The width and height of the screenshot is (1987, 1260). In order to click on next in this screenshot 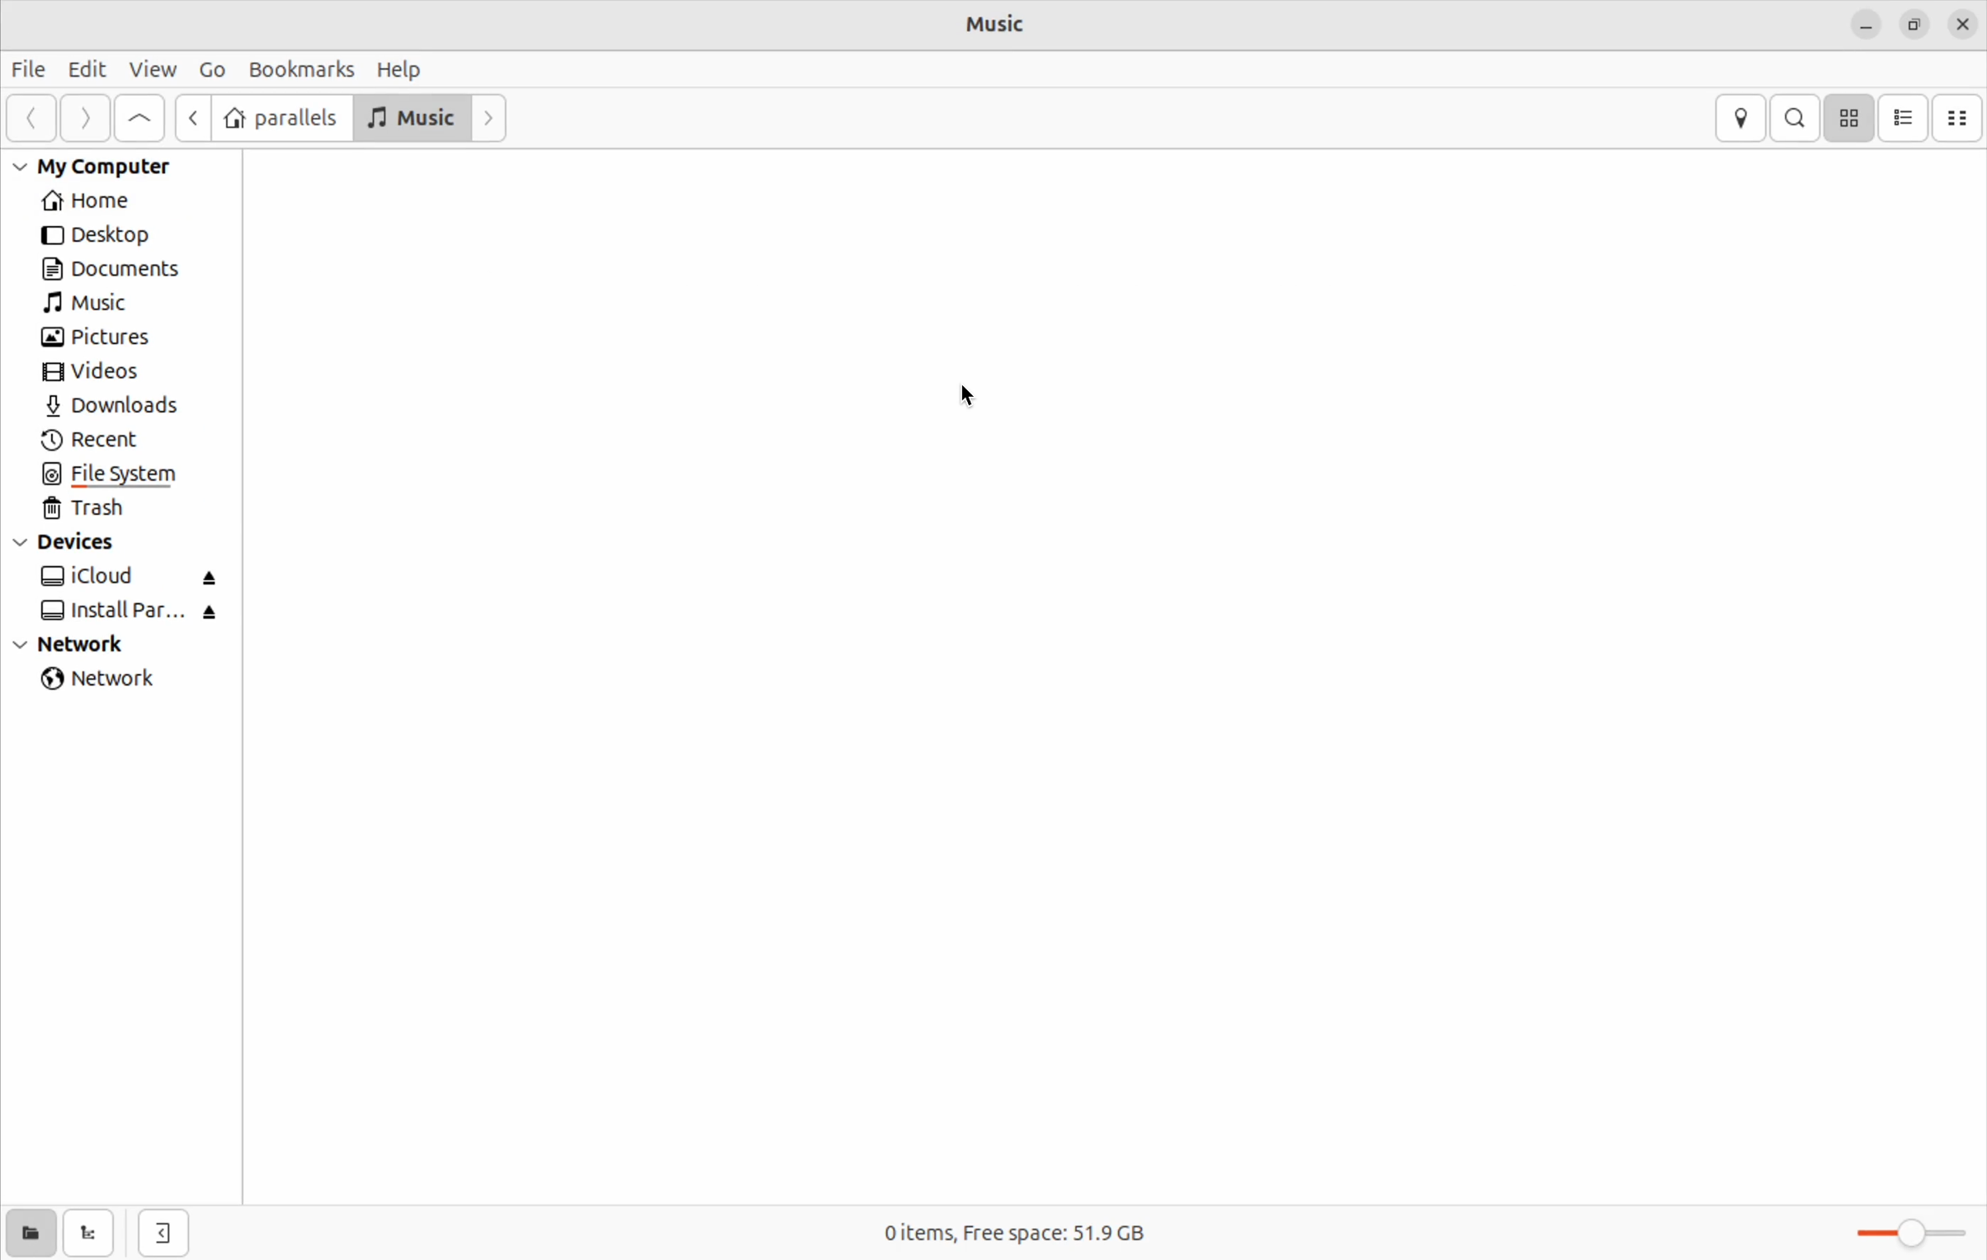, I will do `click(81, 118)`.